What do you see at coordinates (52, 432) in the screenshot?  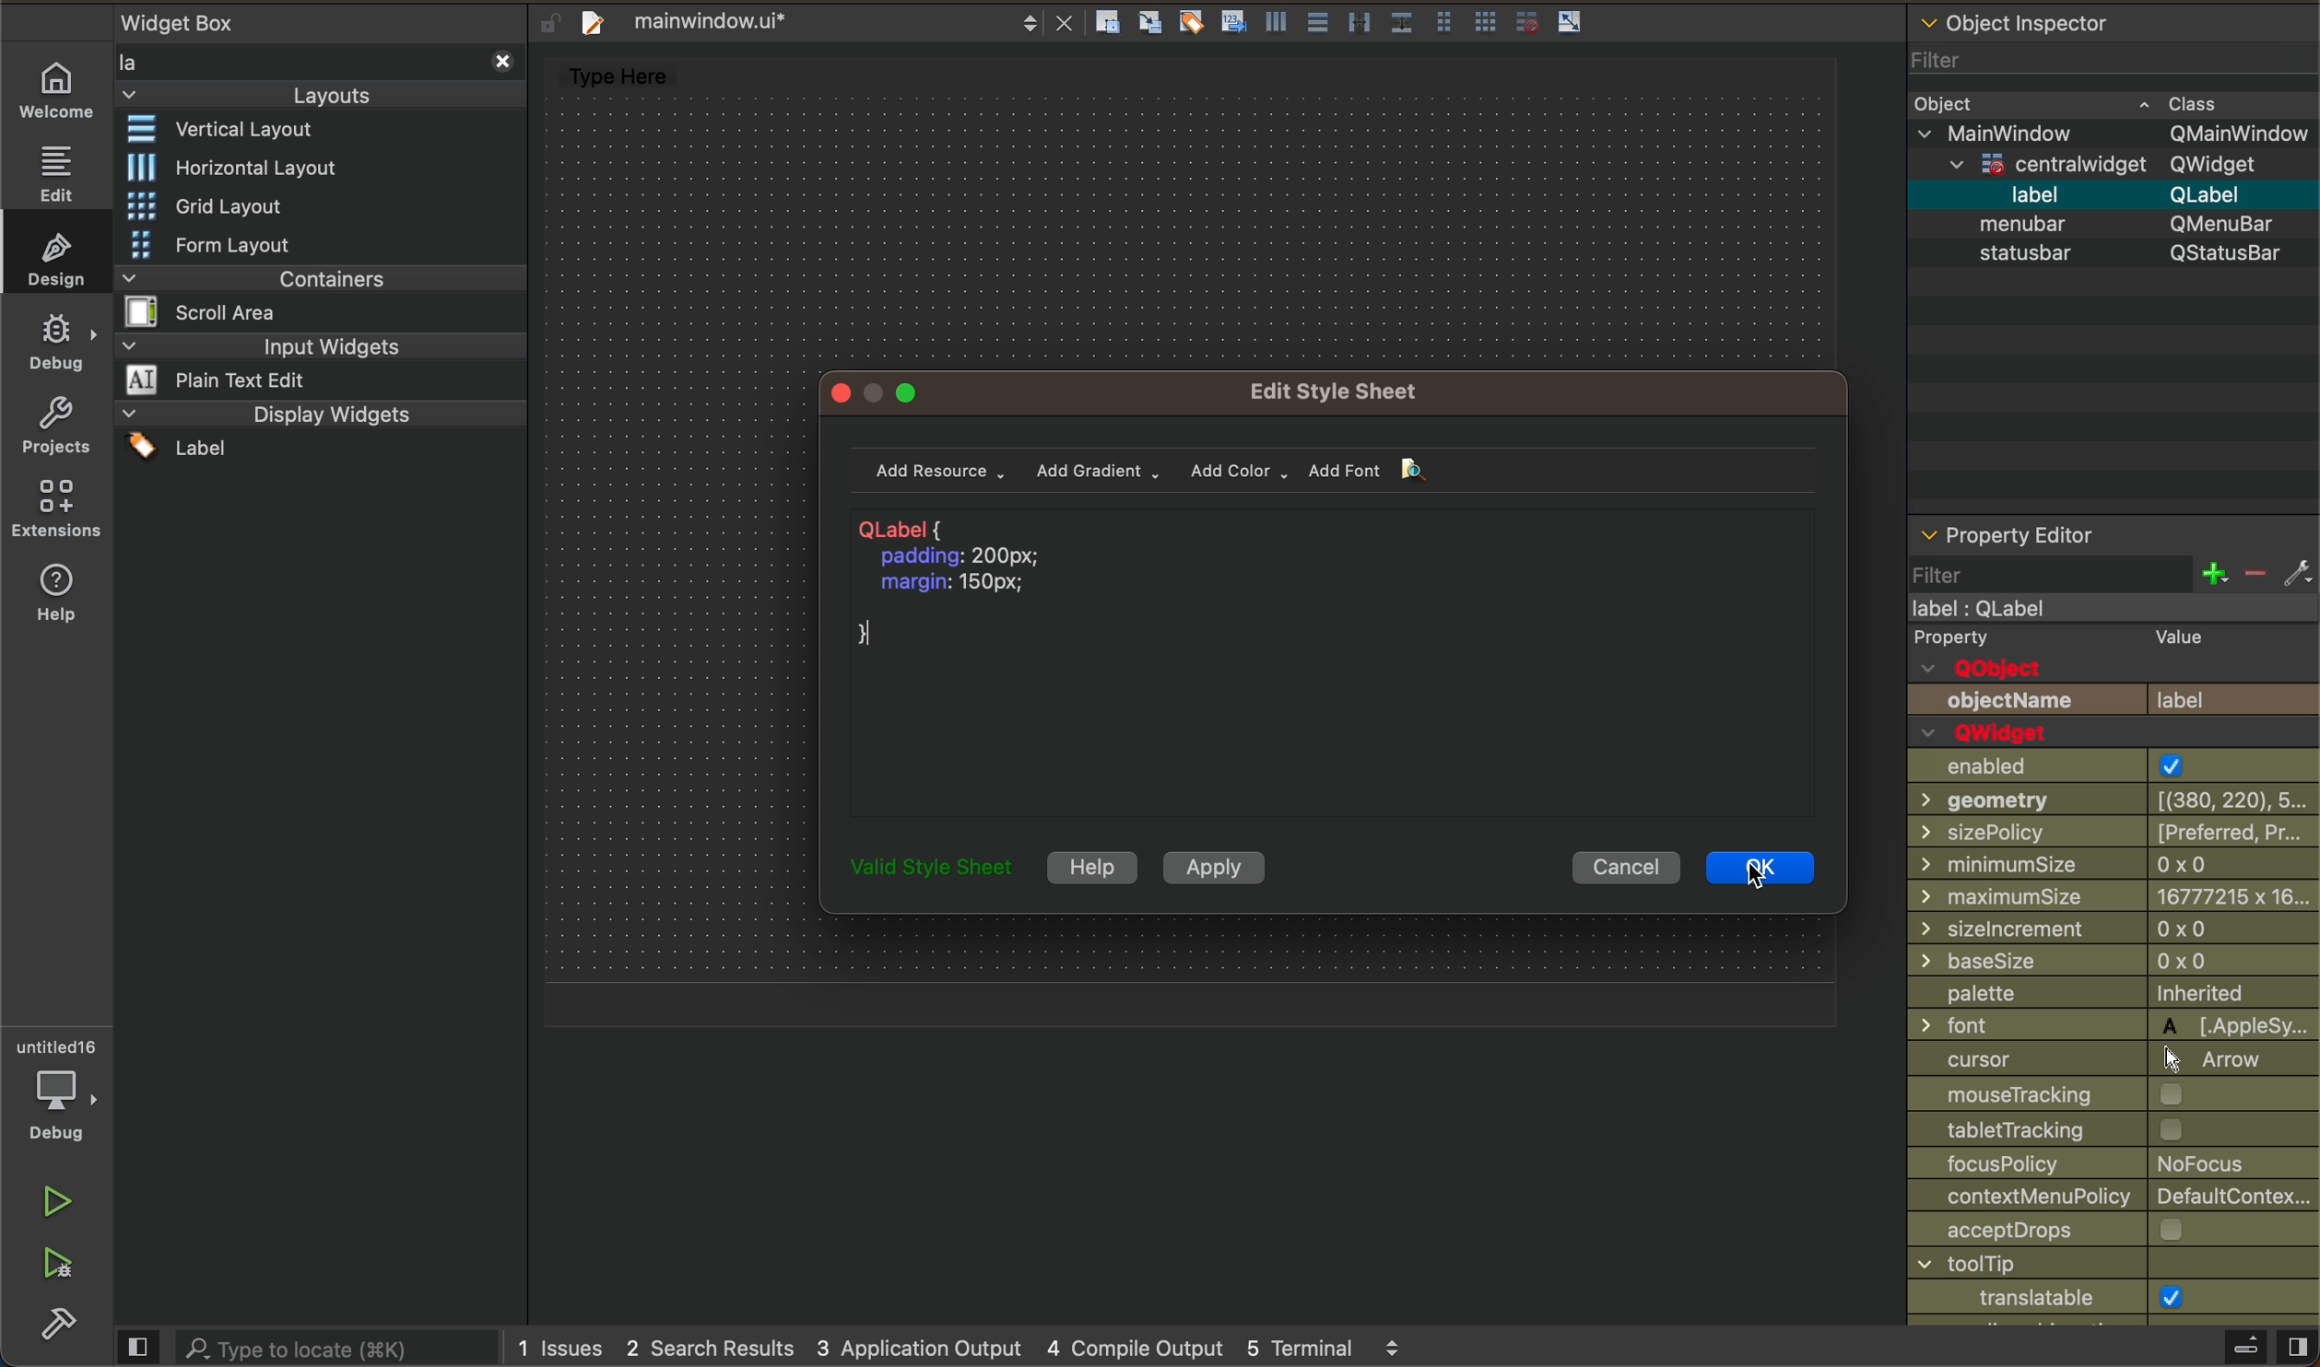 I see `projects` at bounding box center [52, 432].